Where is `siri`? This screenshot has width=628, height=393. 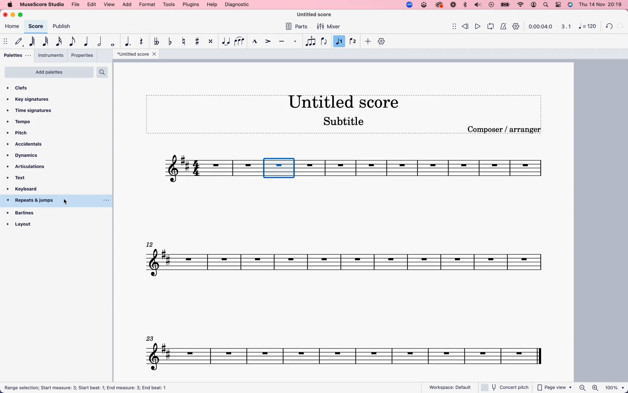 siri is located at coordinates (569, 4).